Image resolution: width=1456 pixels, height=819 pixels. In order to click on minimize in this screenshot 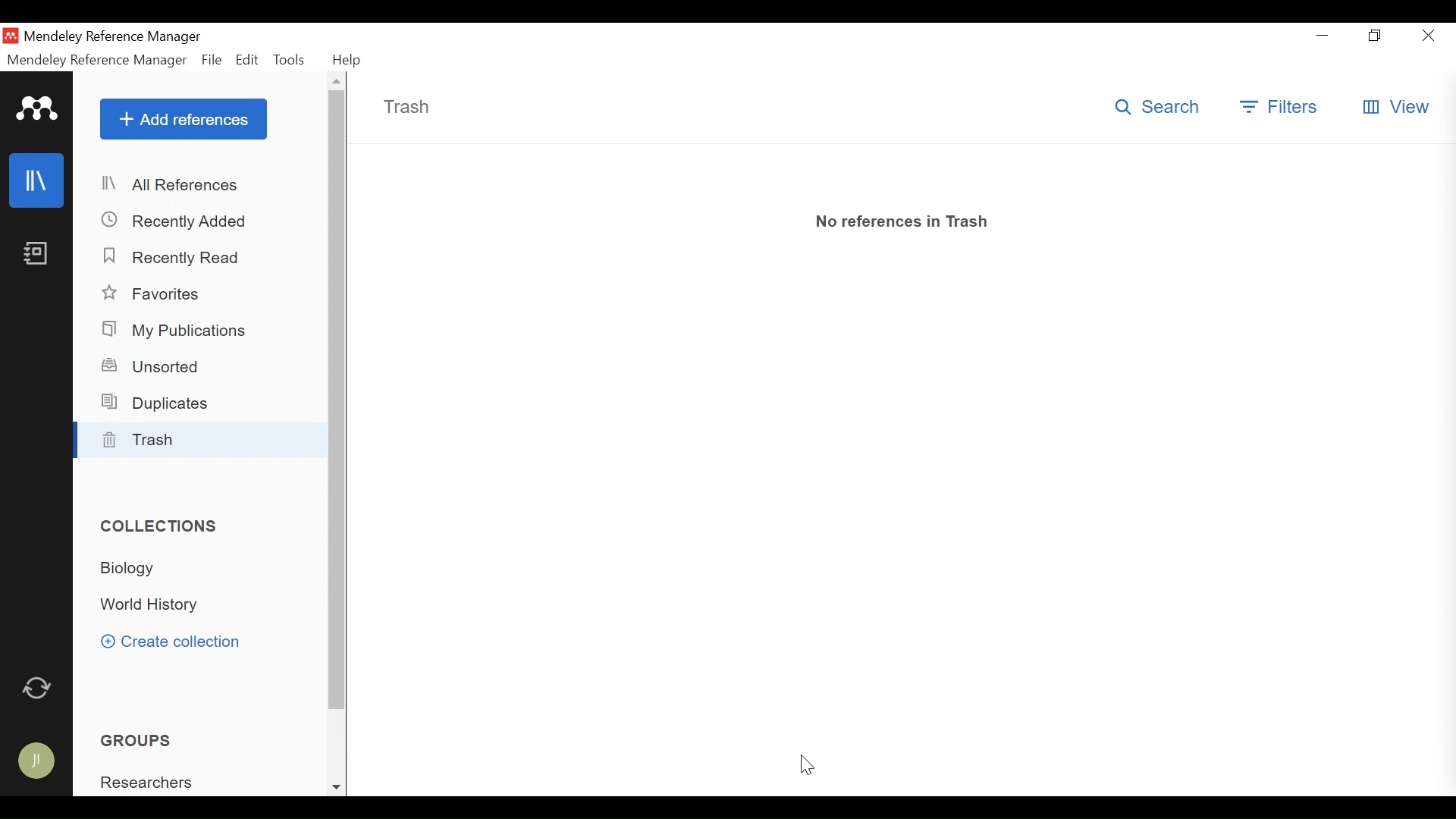, I will do `click(1323, 36)`.